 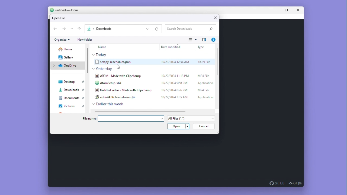 I want to click on Minimise, so click(x=274, y=10).